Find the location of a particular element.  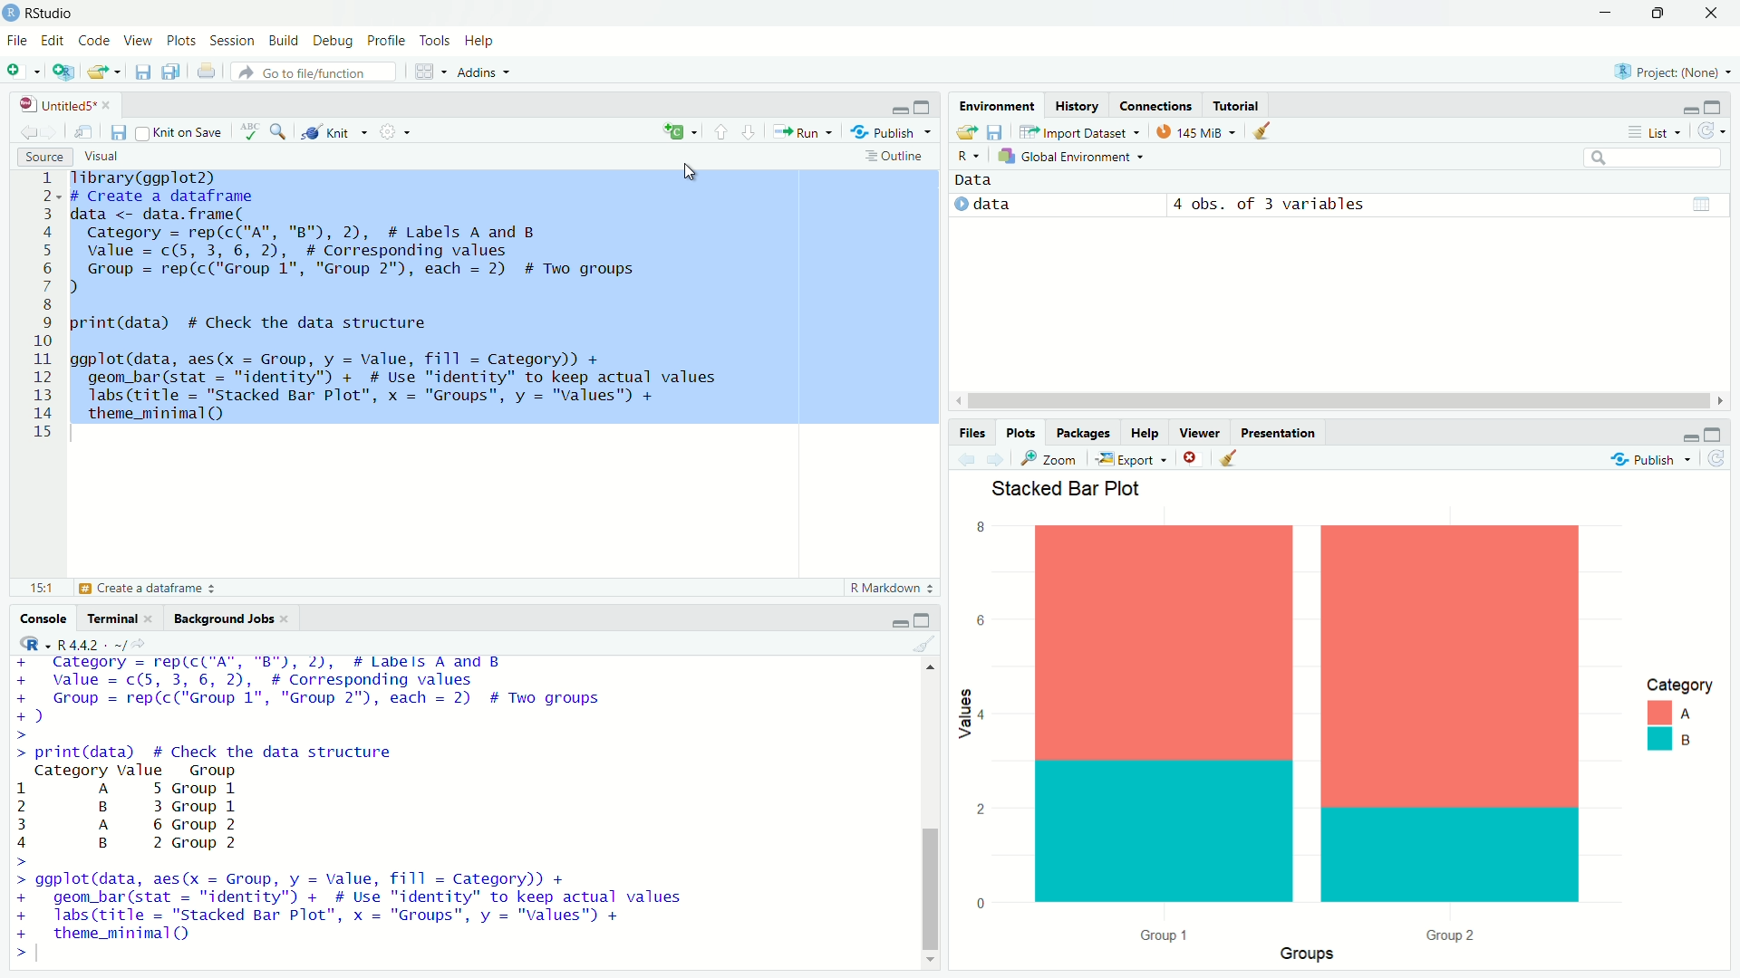

Maximize is located at coordinates (923, 619).